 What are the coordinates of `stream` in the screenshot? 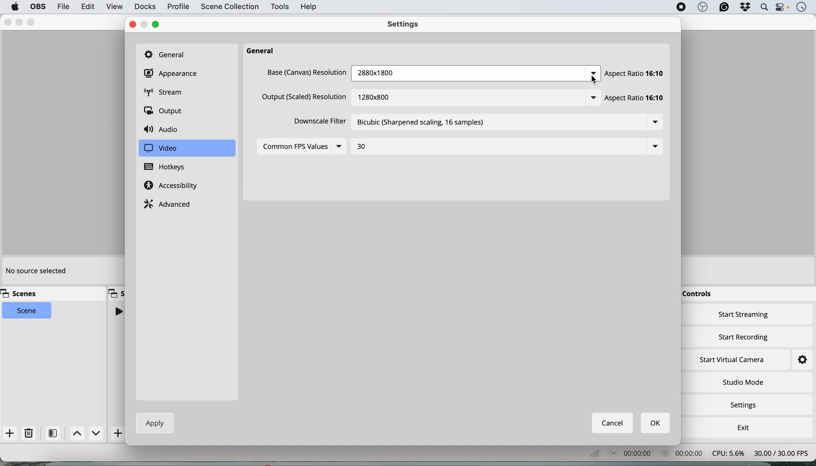 It's located at (168, 92).